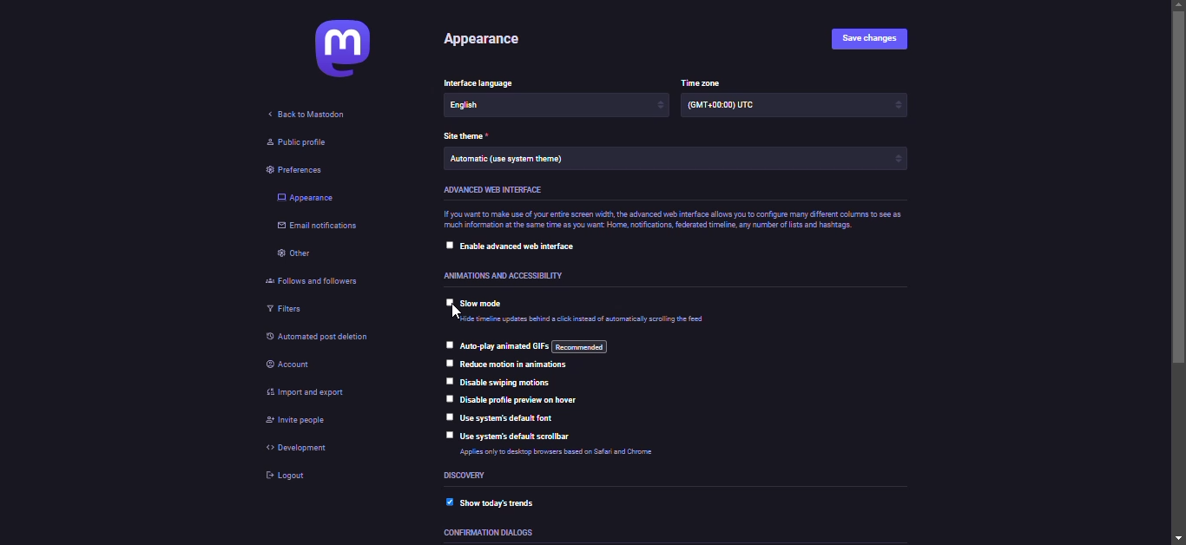 The image size is (1186, 545). What do you see at coordinates (293, 364) in the screenshot?
I see `account` at bounding box center [293, 364].